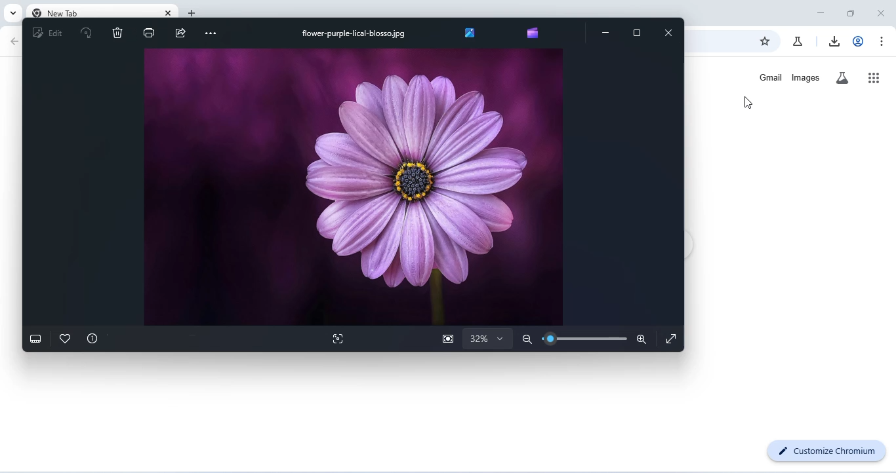 The image size is (896, 473). What do you see at coordinates (13, 12) in the screenshot?
I see `search tabs` at bounding box center [13, 12].